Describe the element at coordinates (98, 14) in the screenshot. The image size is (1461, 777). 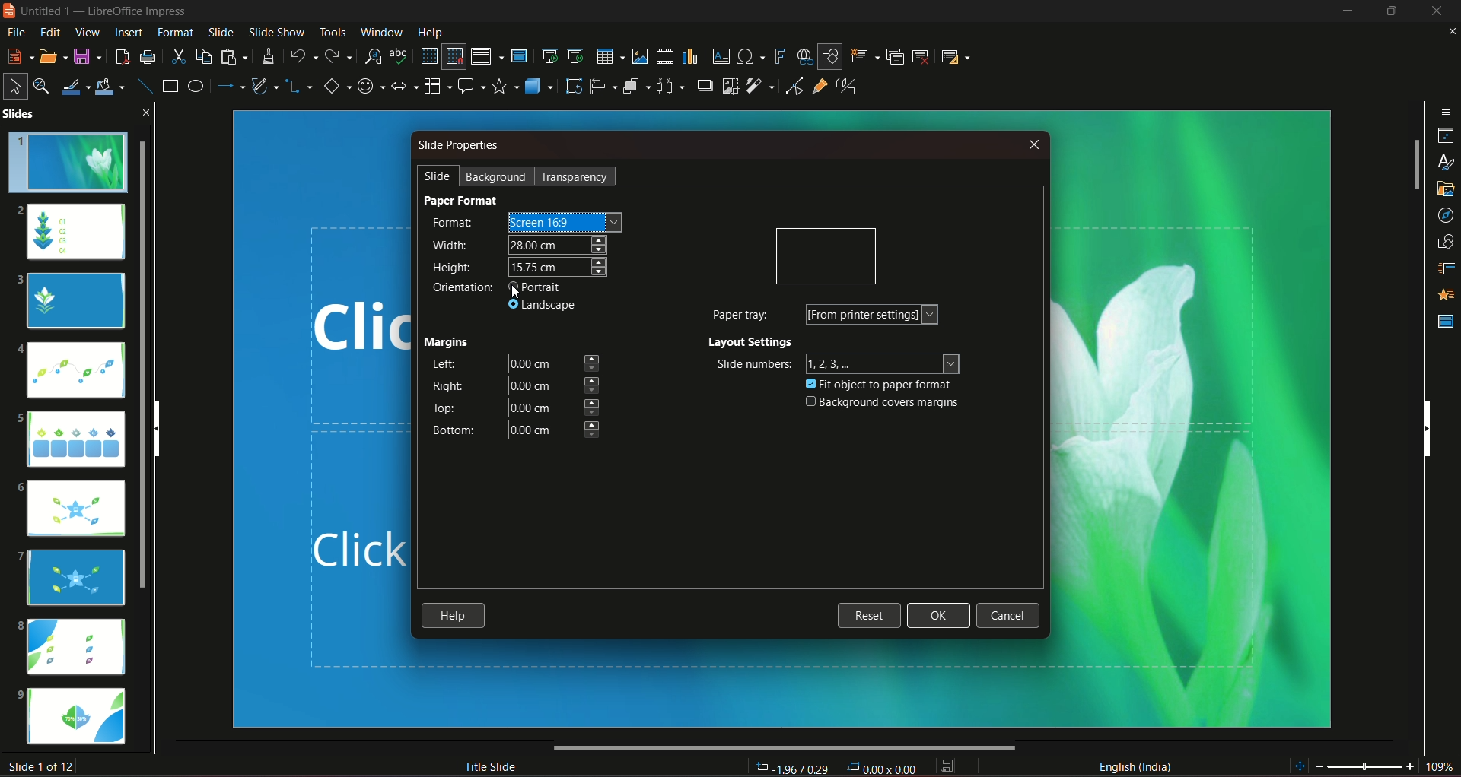
I see `logo and title` at that location.